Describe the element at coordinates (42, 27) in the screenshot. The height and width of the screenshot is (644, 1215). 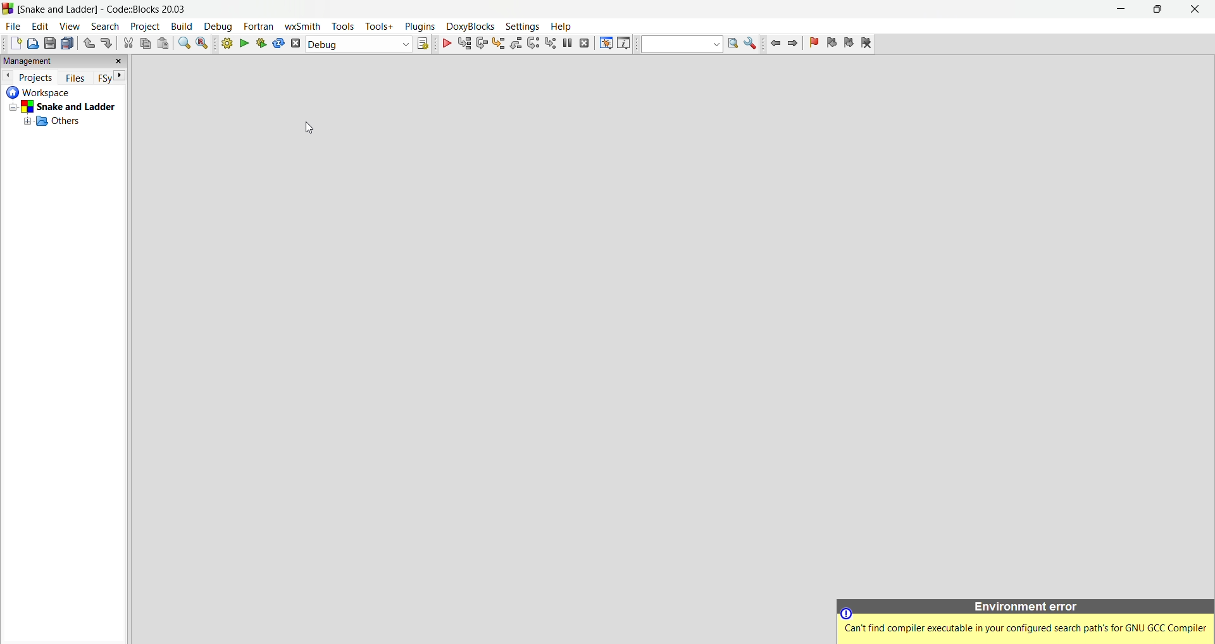
I see `edit` at that location.